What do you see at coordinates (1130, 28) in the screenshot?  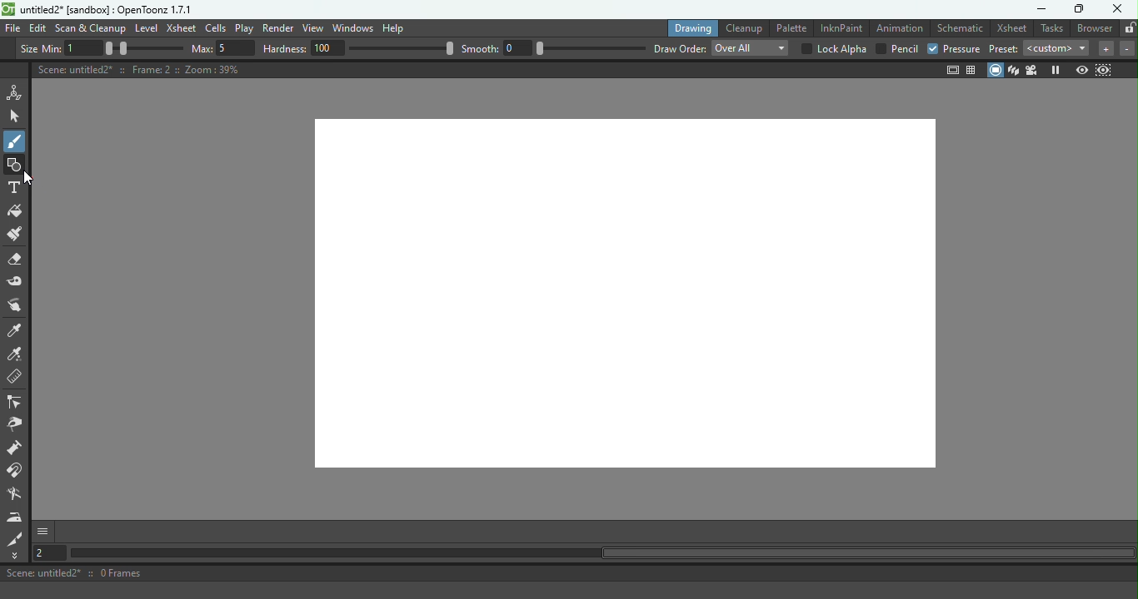 I see `Lock rooms tab` at bounding box center [1130, 28].